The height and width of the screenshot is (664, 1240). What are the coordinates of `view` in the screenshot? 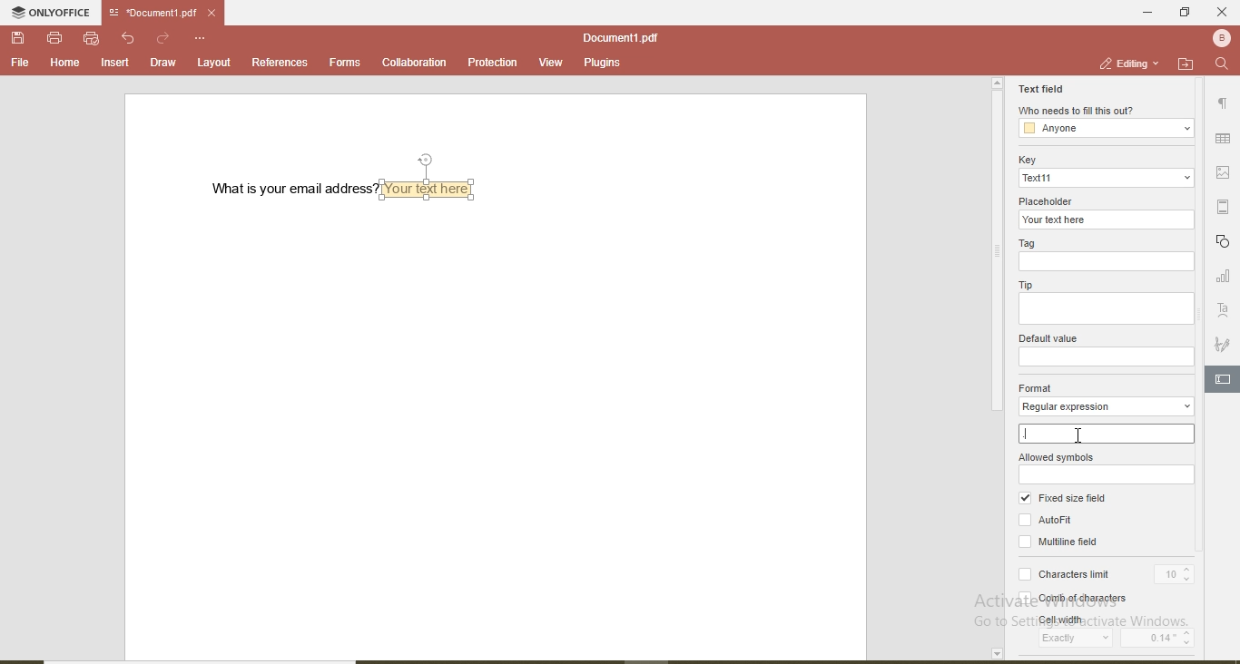 It's located at (550, 61).